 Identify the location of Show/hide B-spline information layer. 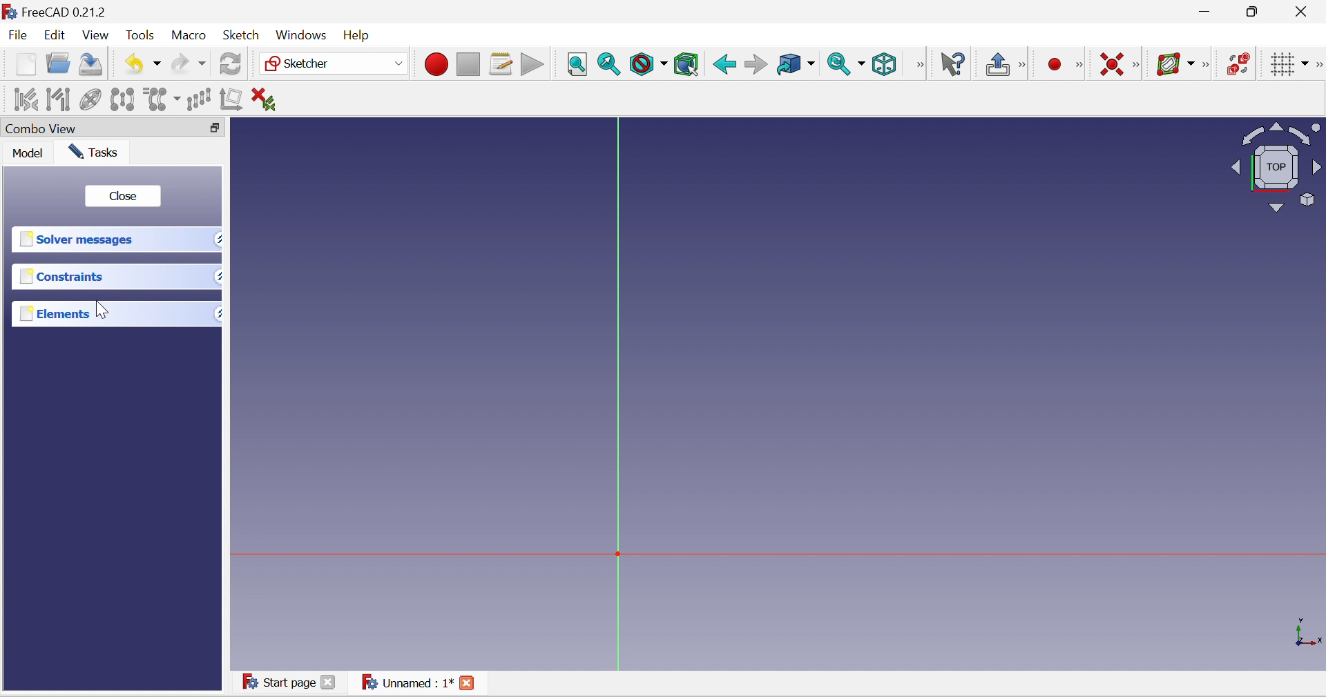
(1175, 63).